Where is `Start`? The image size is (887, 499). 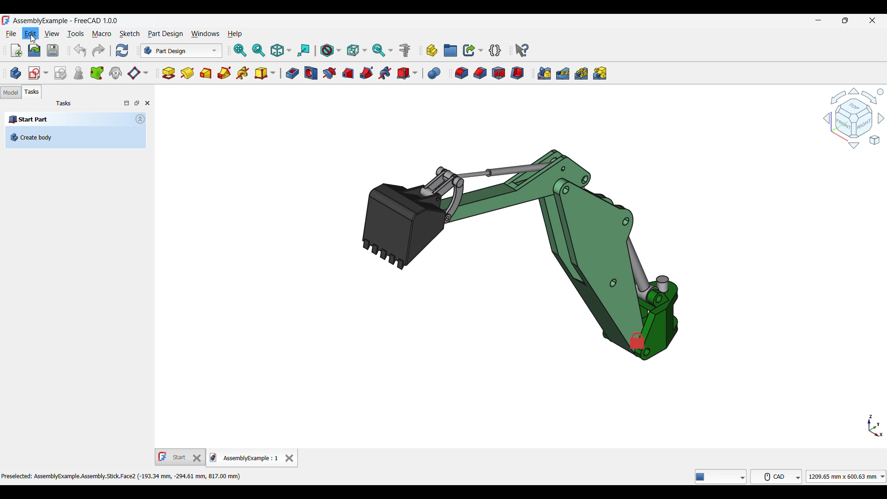
Start is located at coordinates (180, 457).